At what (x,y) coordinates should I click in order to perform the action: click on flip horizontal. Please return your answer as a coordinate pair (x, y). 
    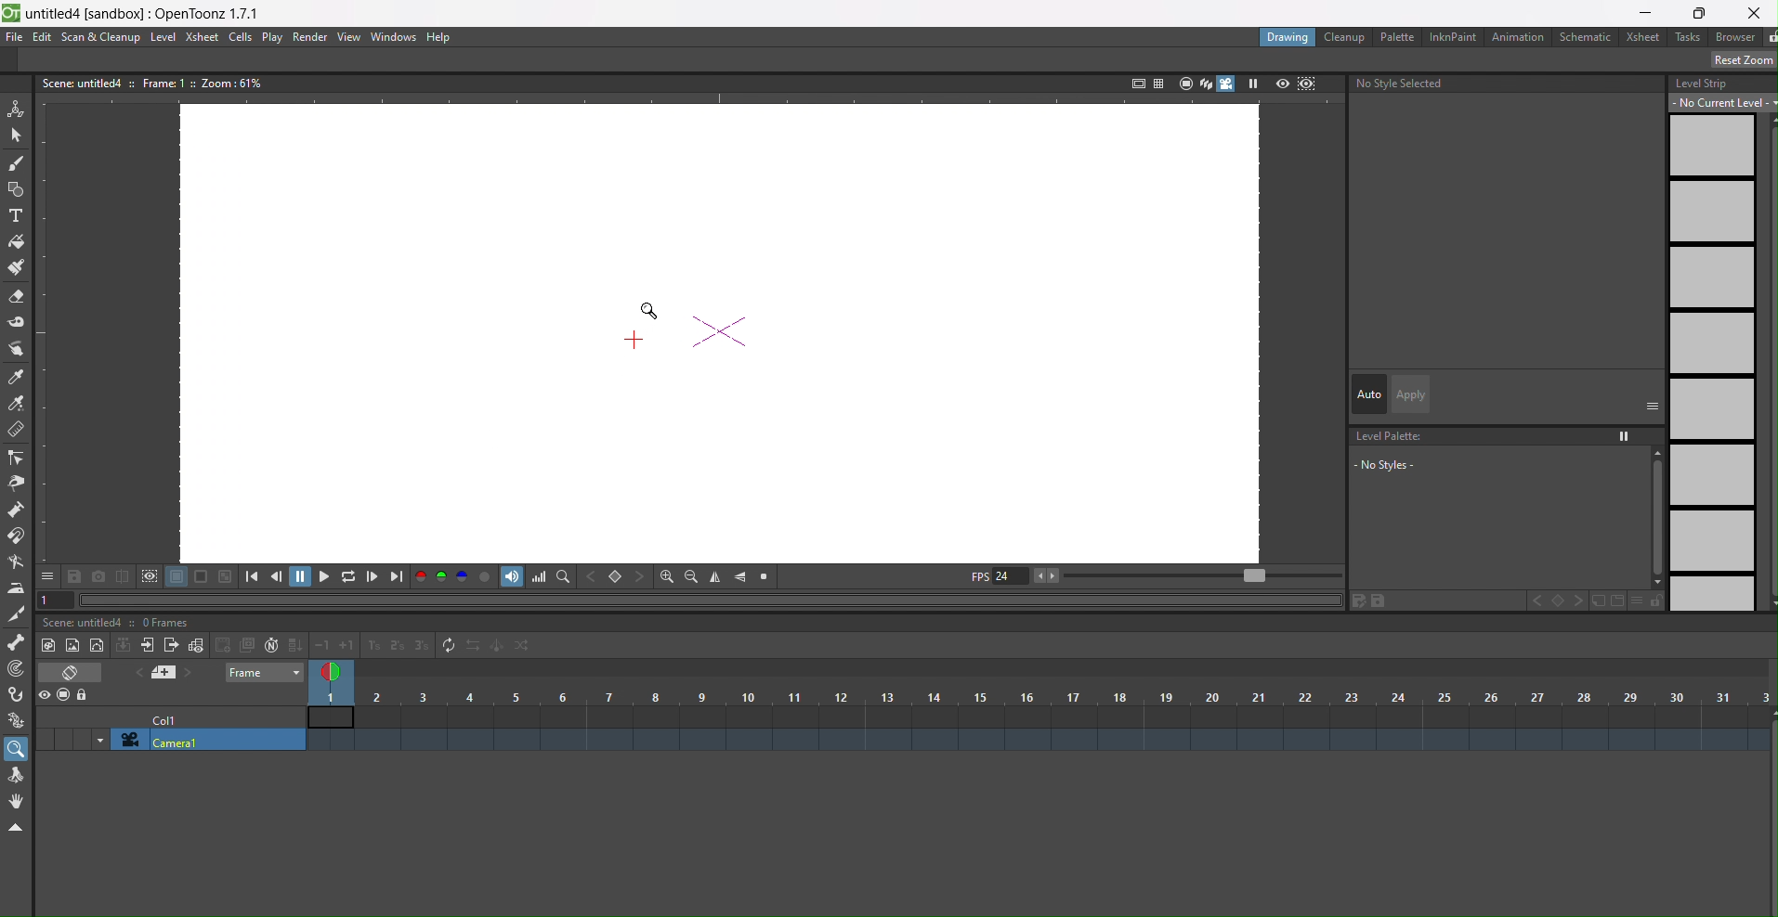
    Looking at the image, I should click on (741, 577).